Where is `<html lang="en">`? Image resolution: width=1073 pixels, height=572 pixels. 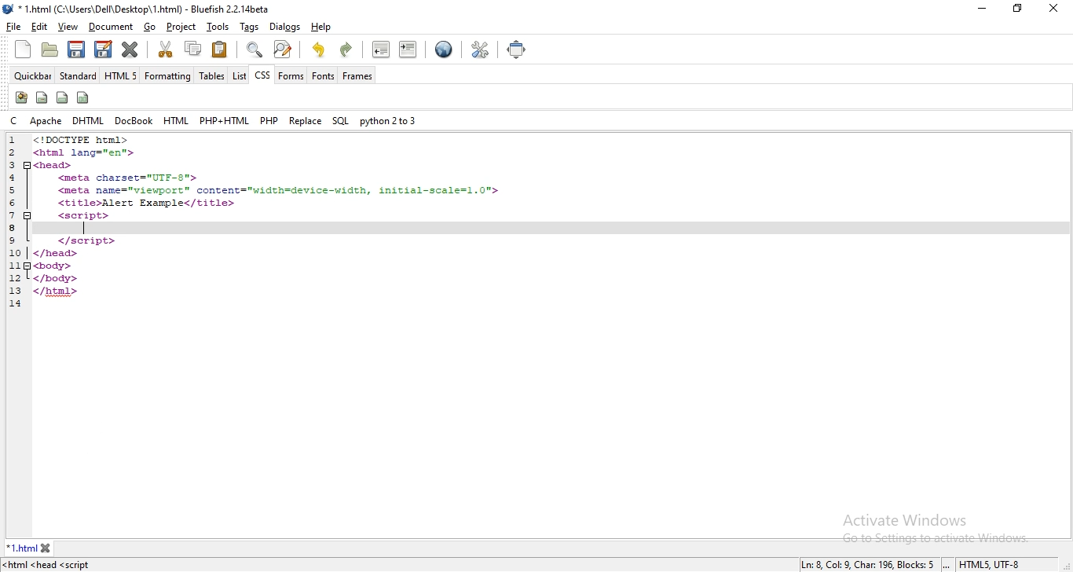 <html lang="en"> is located at coordinates (85, 152).